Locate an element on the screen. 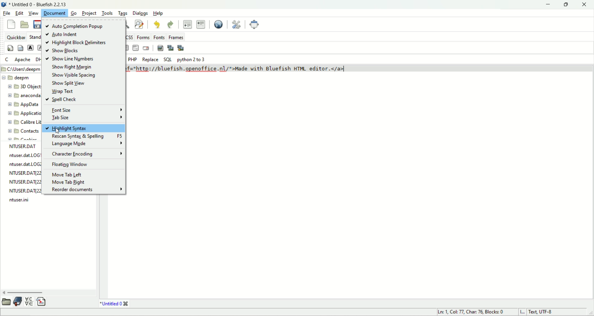 The height and width of the screenshot is (316, 594). unindent is located at coordinates (187, 23).